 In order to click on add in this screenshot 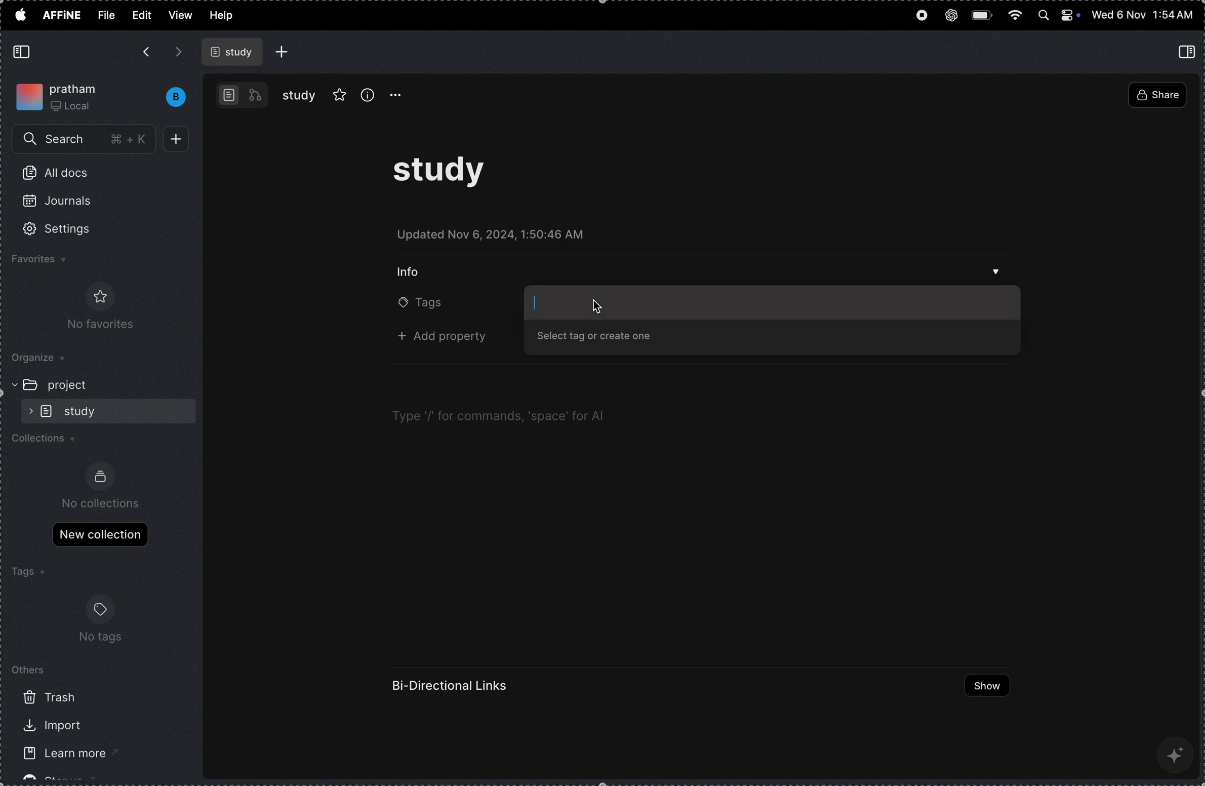, I will do `click(180, 139)`.